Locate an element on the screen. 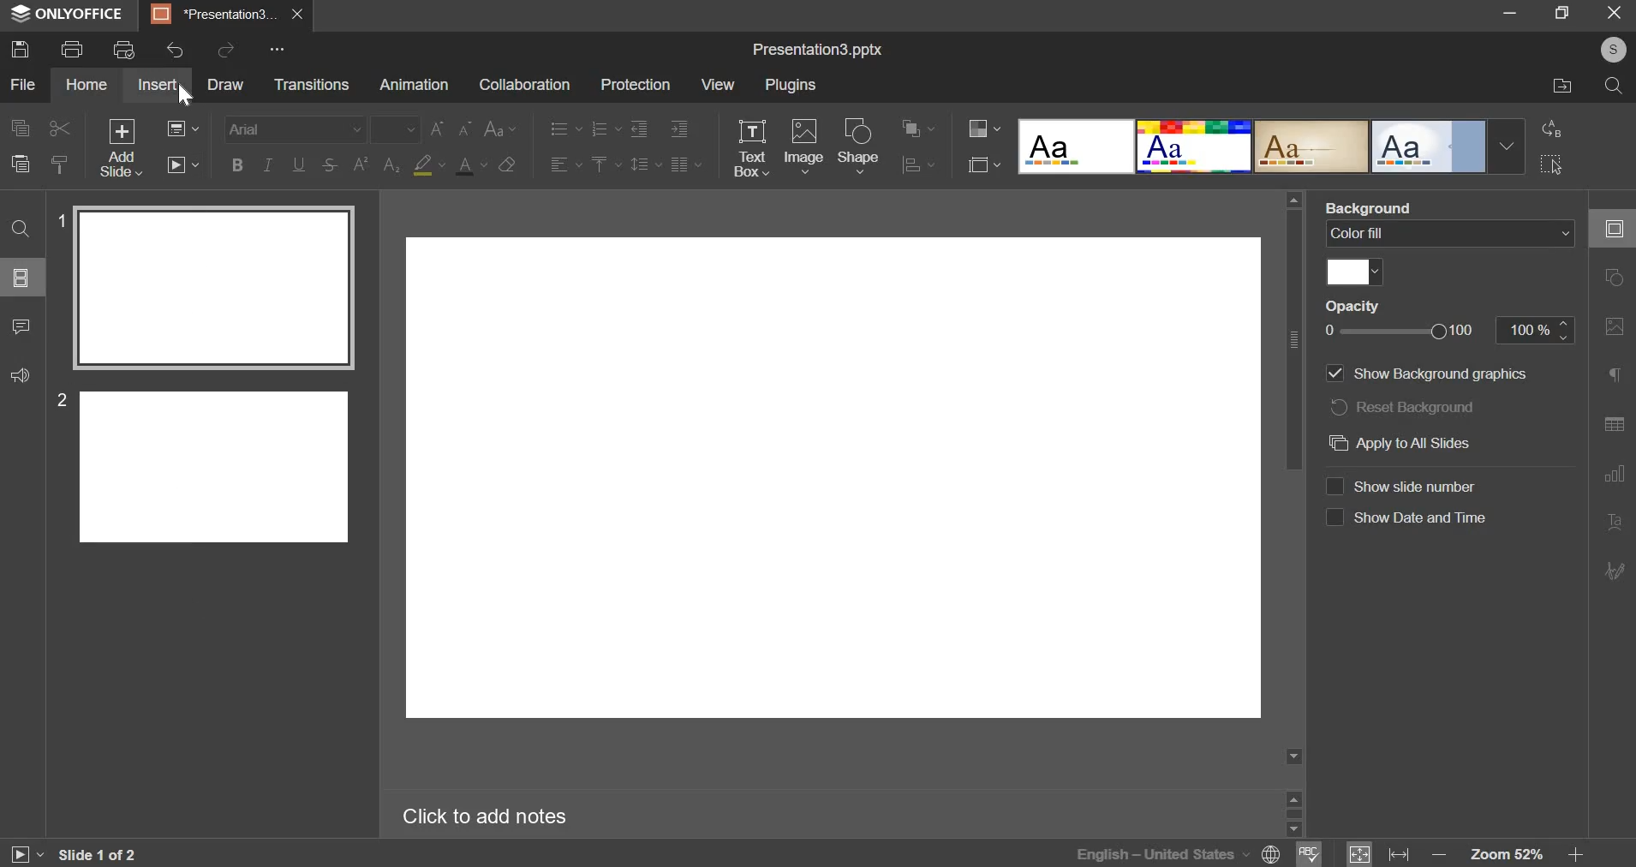 This screenshot has height=867, width=1636. customize quick access is located at coordinates (277, 49).